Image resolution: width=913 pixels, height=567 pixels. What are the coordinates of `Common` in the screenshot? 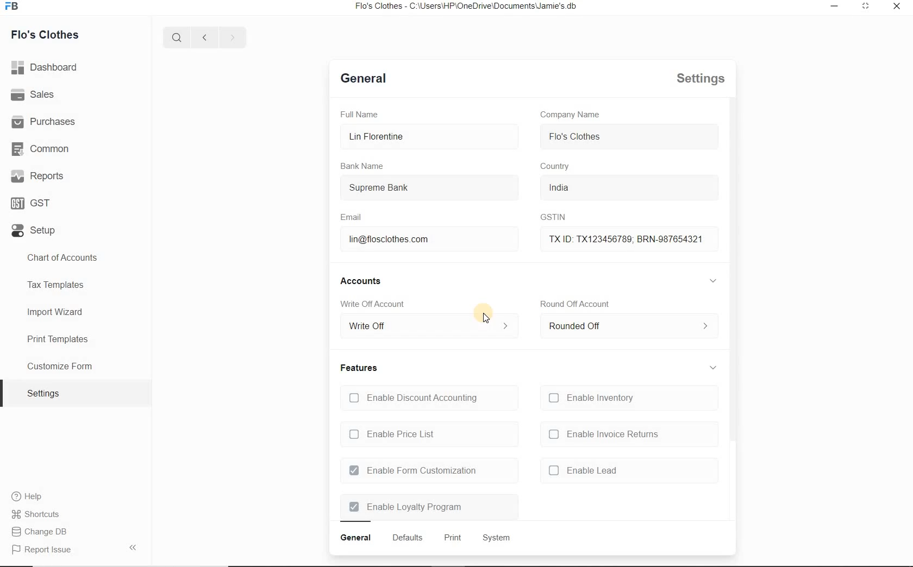 It's located at (43, 149).